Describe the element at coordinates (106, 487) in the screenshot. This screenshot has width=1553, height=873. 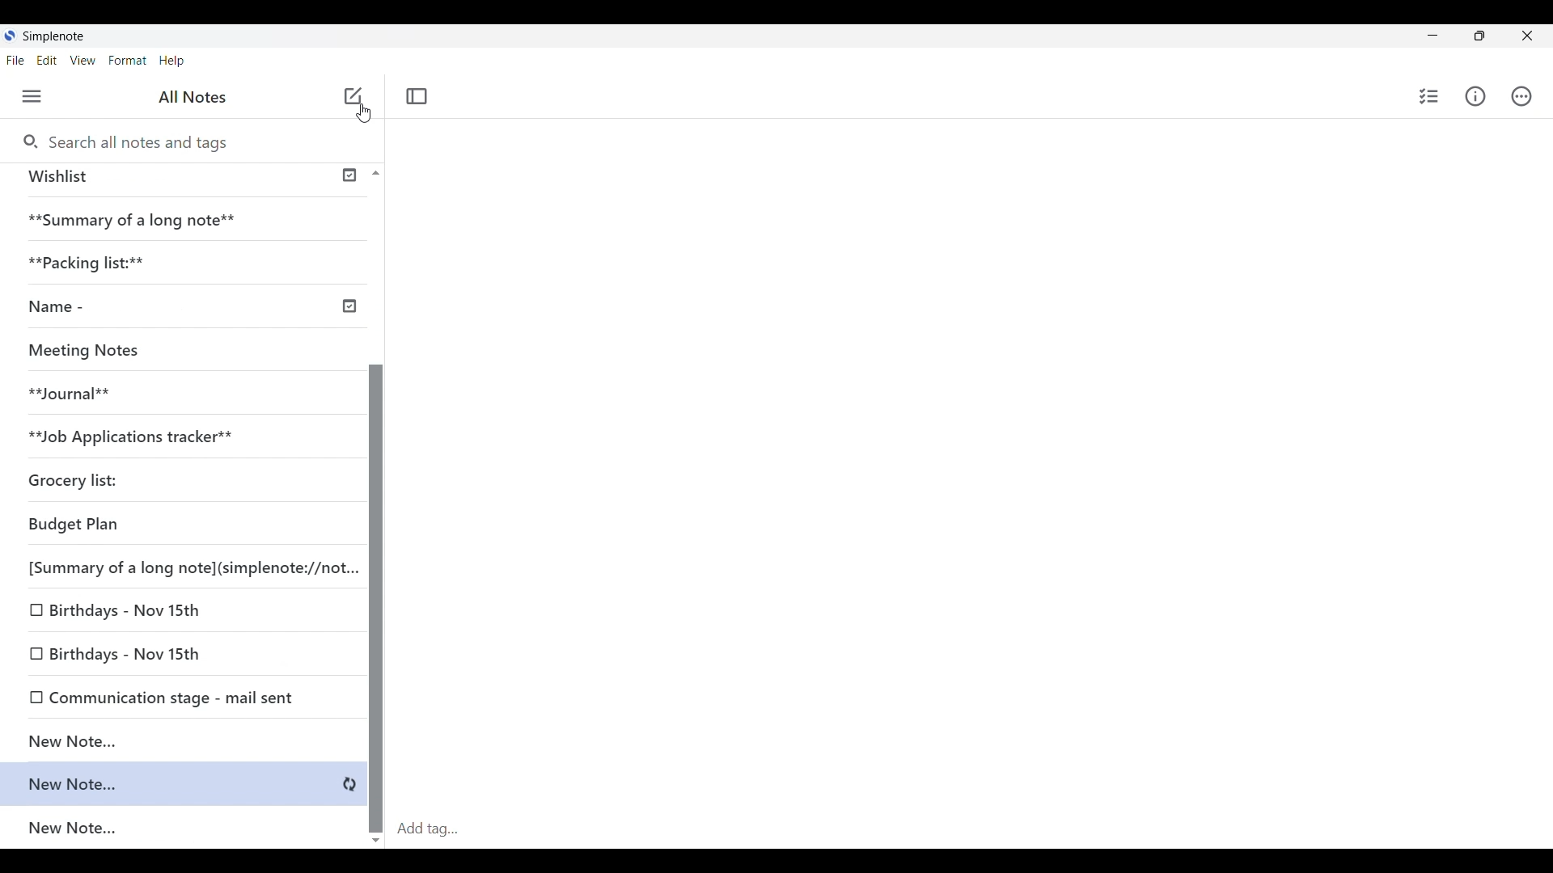
I see `Grocery list:` at that location.